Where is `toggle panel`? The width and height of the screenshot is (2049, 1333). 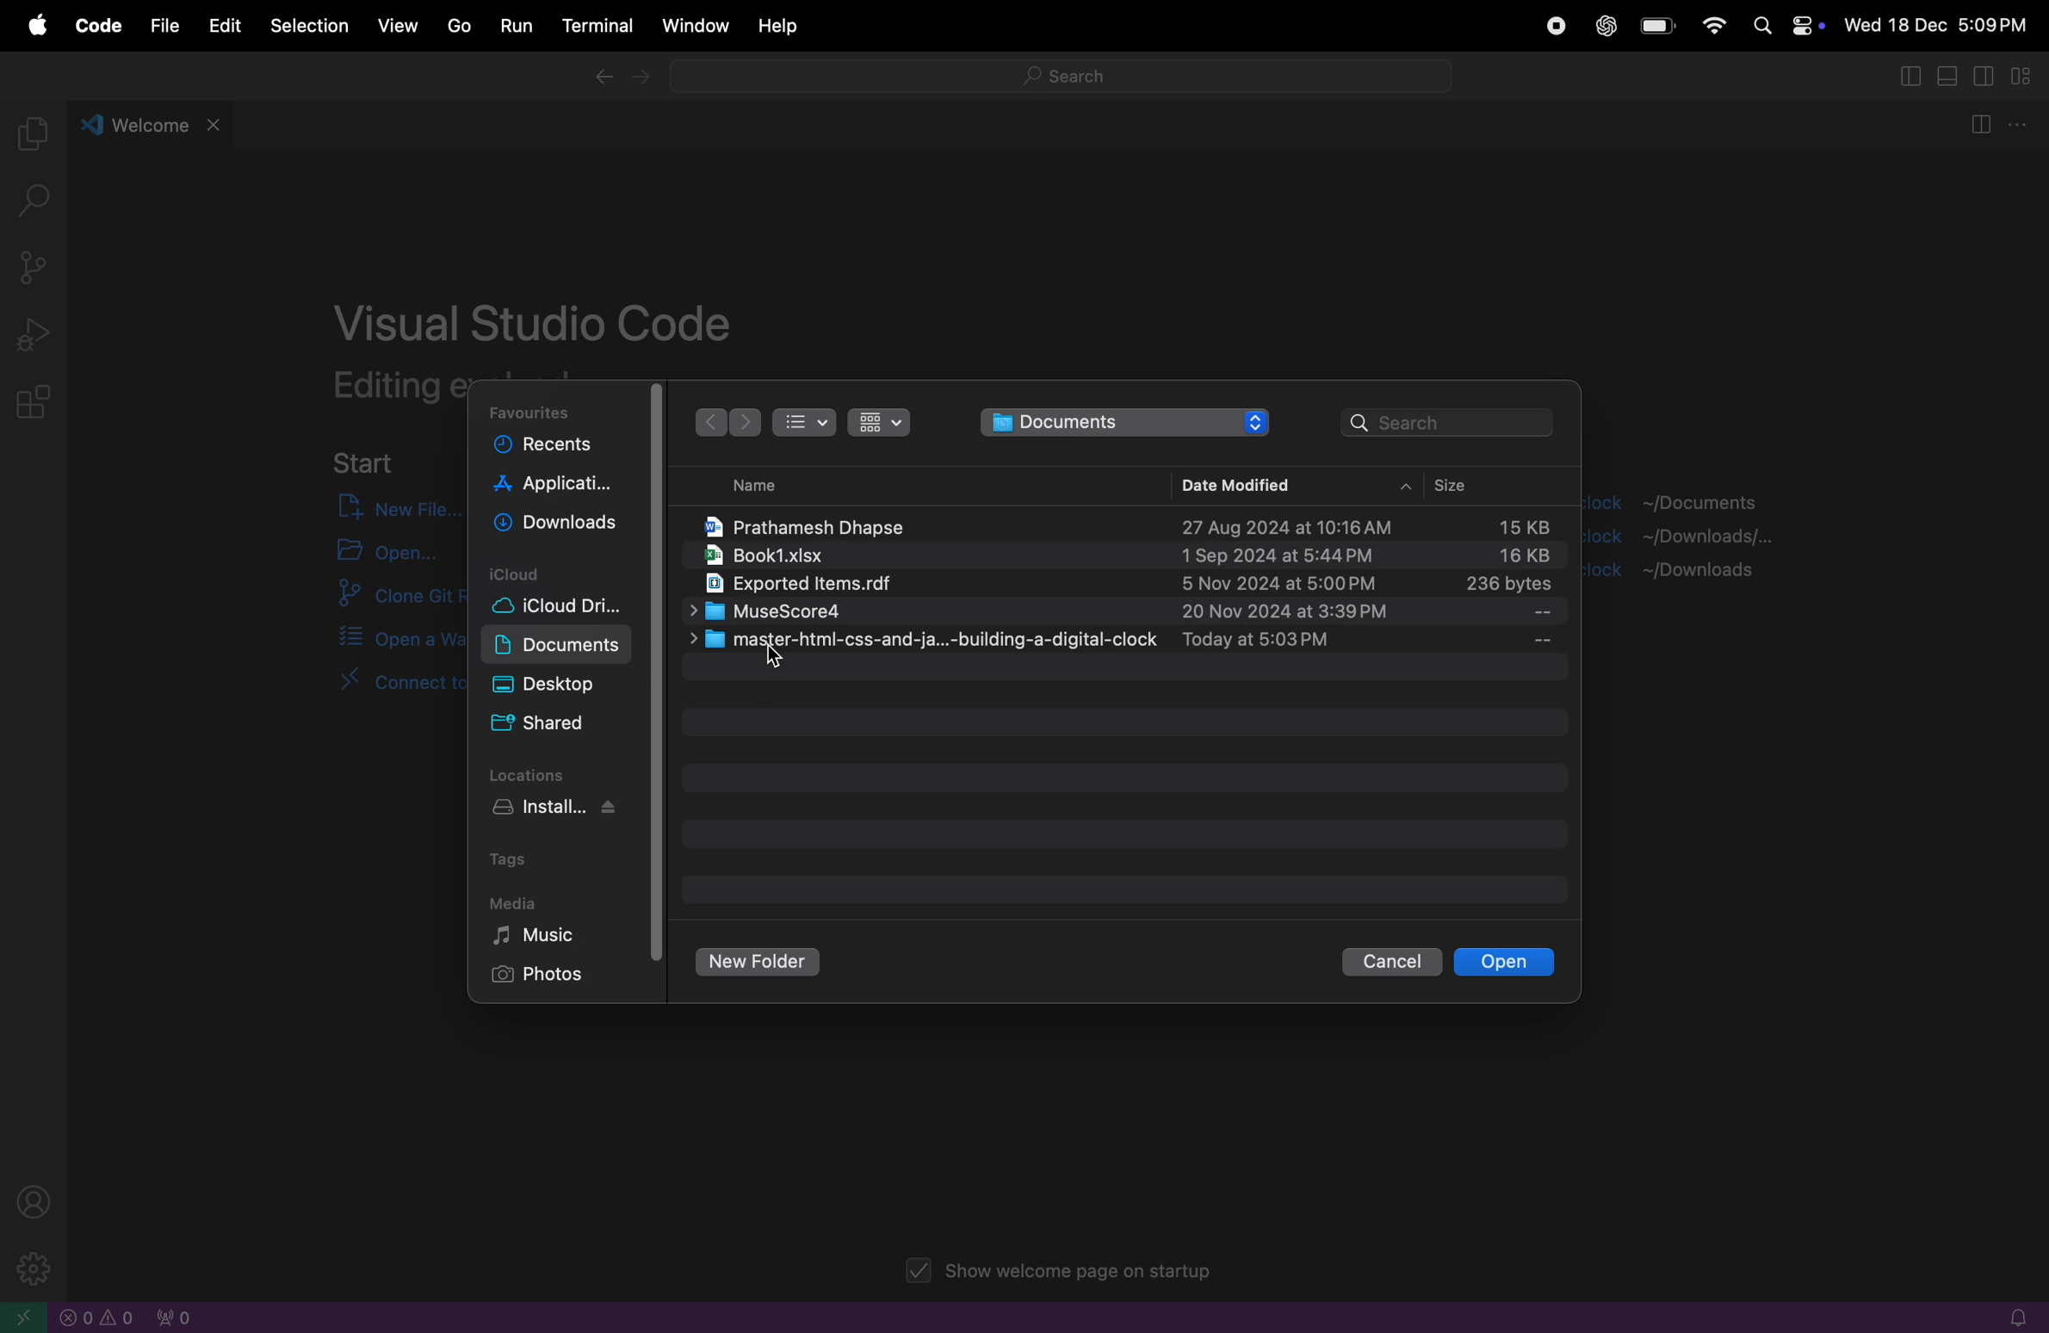 toggle panel is located at coordinates (1951, 76).